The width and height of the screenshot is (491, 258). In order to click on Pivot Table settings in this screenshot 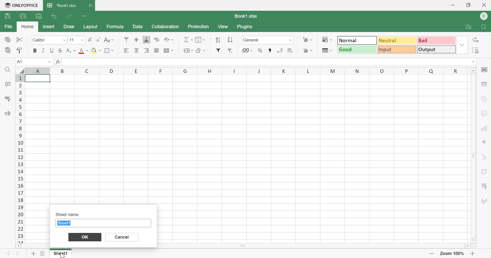, I will do `click(485, 172)`.